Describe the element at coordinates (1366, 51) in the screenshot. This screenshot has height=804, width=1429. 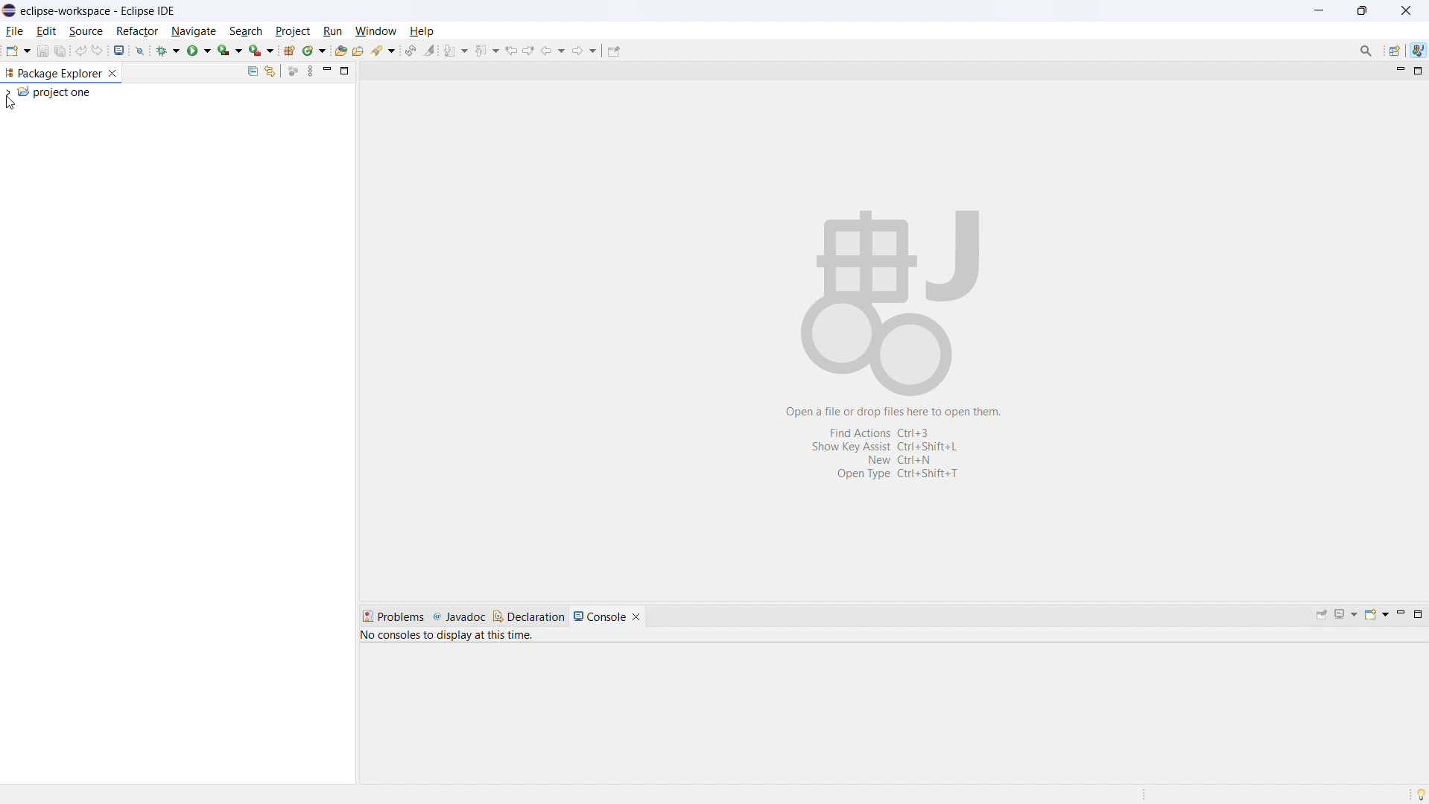
I see `Search` at that location.